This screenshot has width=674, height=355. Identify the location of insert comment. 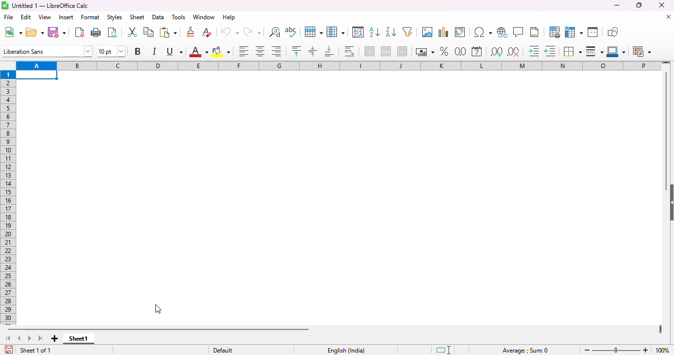
(518, 32).